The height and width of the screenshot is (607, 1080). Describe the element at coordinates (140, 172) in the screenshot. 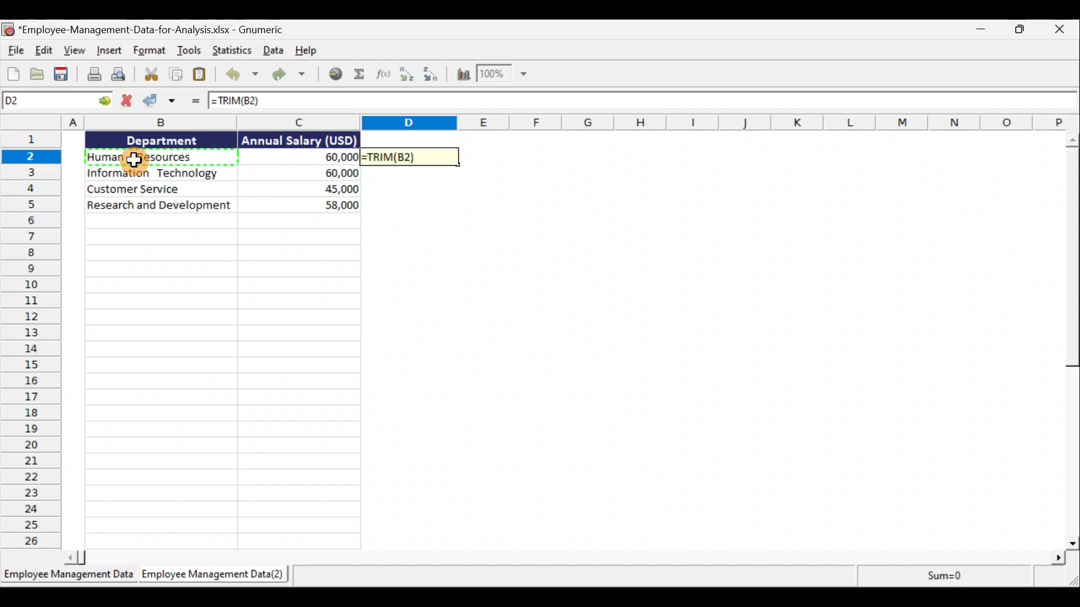

I see `Data` at that location.